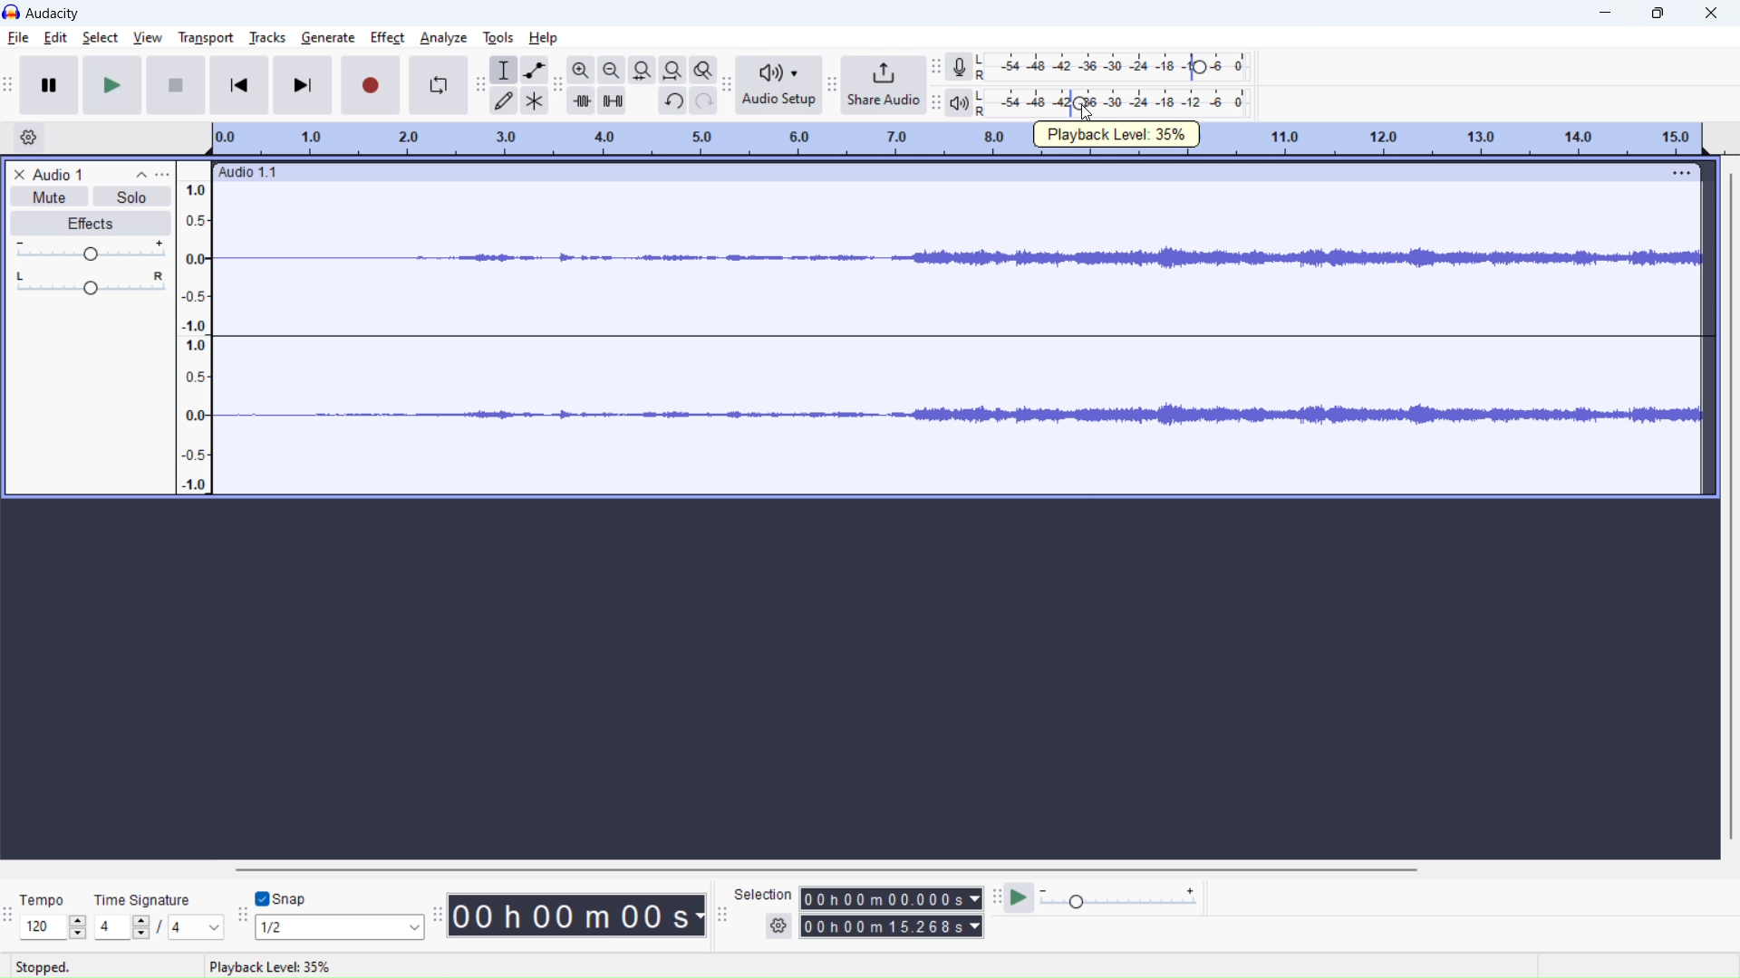 The width and height of the screenshot is (1740, 978). What do you see at coordinates (148, 37) in the screenshot?
I see `view` at bounding box center [148, 37].